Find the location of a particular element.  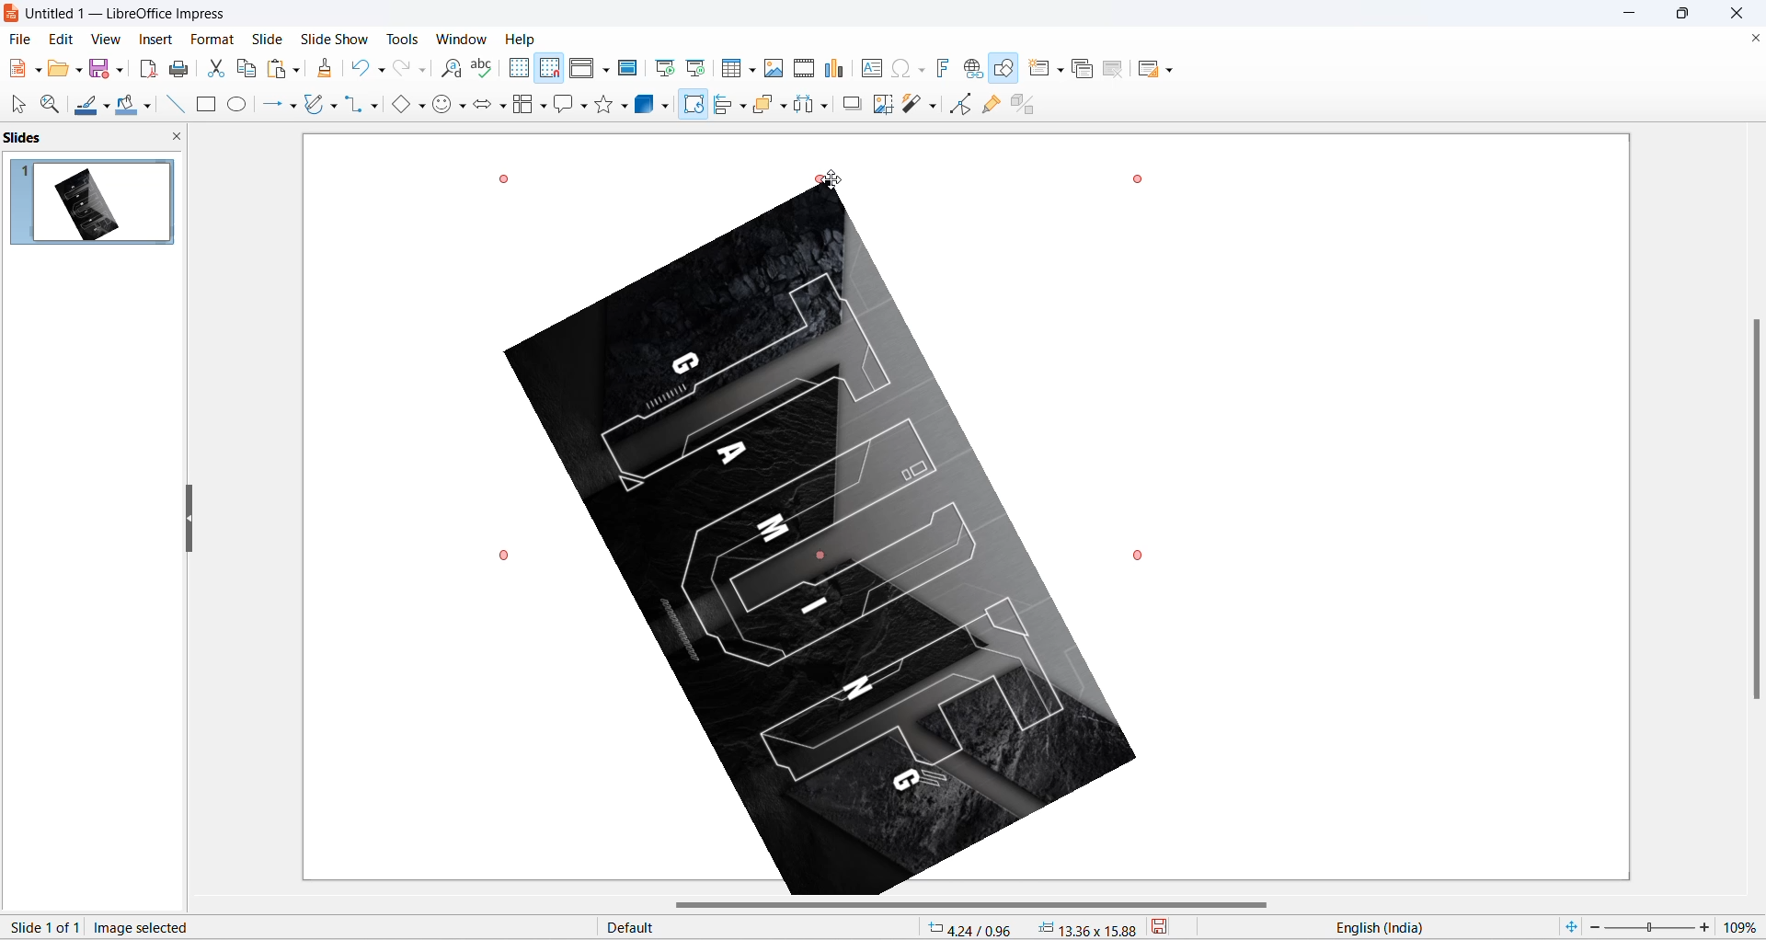

slide layout icon is located at coordinates (1151, 72).